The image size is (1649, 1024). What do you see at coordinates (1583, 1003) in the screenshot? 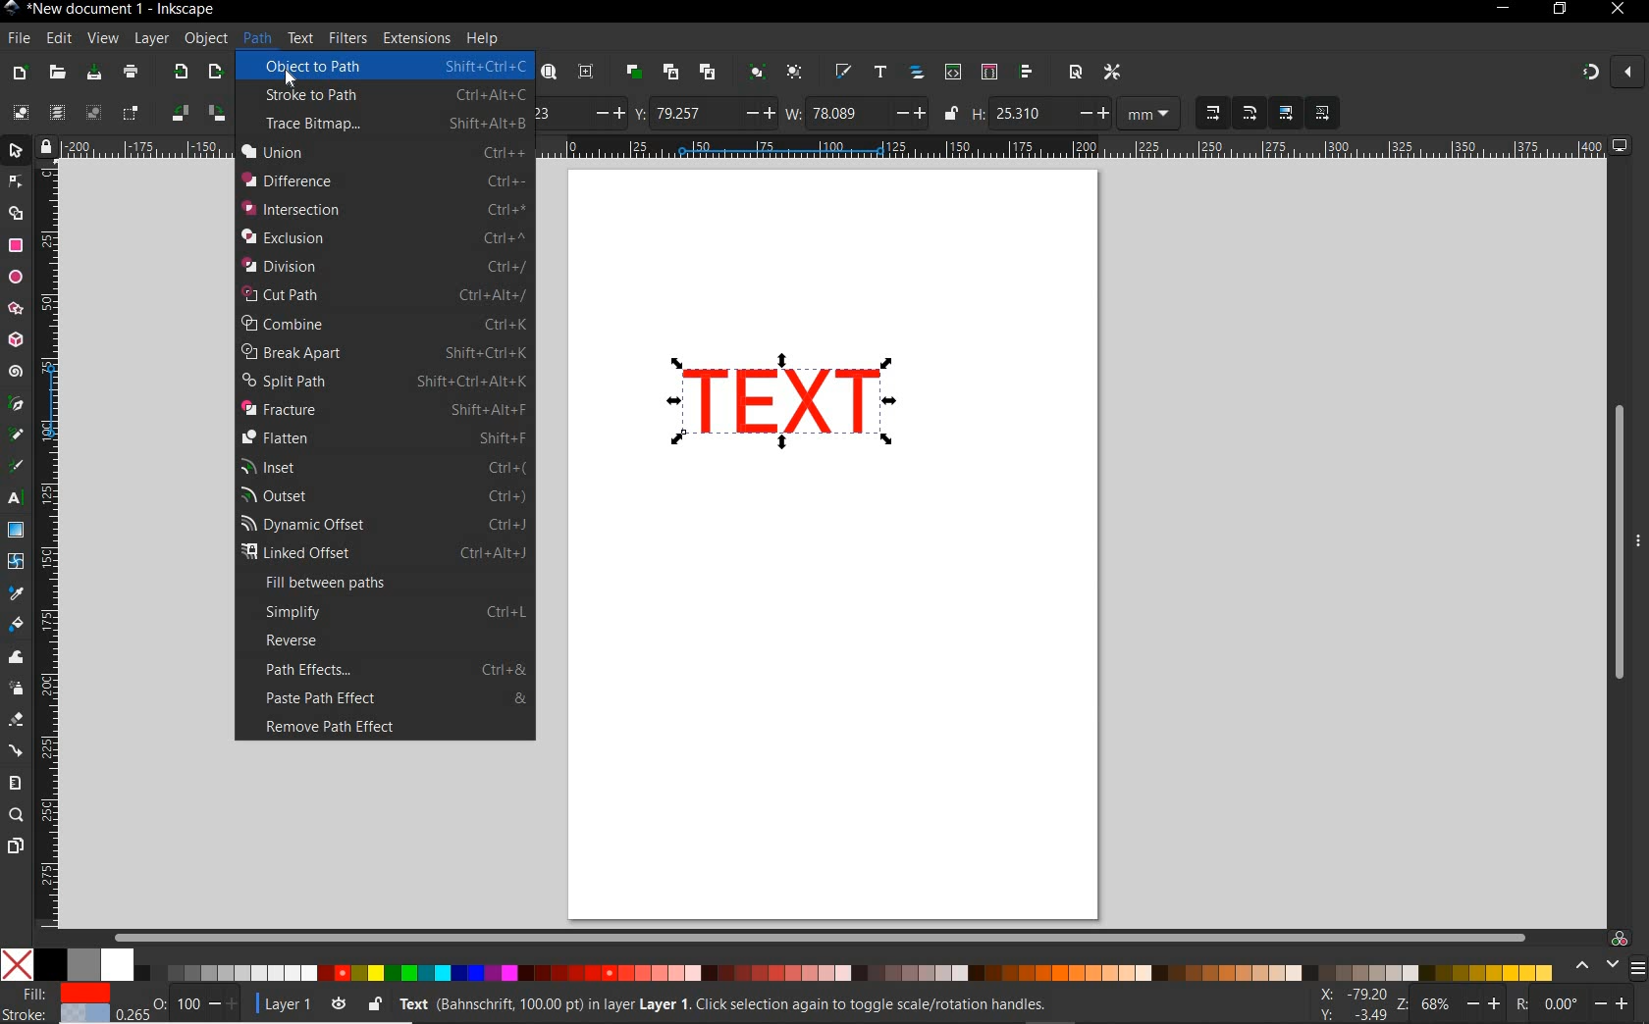
I see `` at bounding box center [1583, 1003].